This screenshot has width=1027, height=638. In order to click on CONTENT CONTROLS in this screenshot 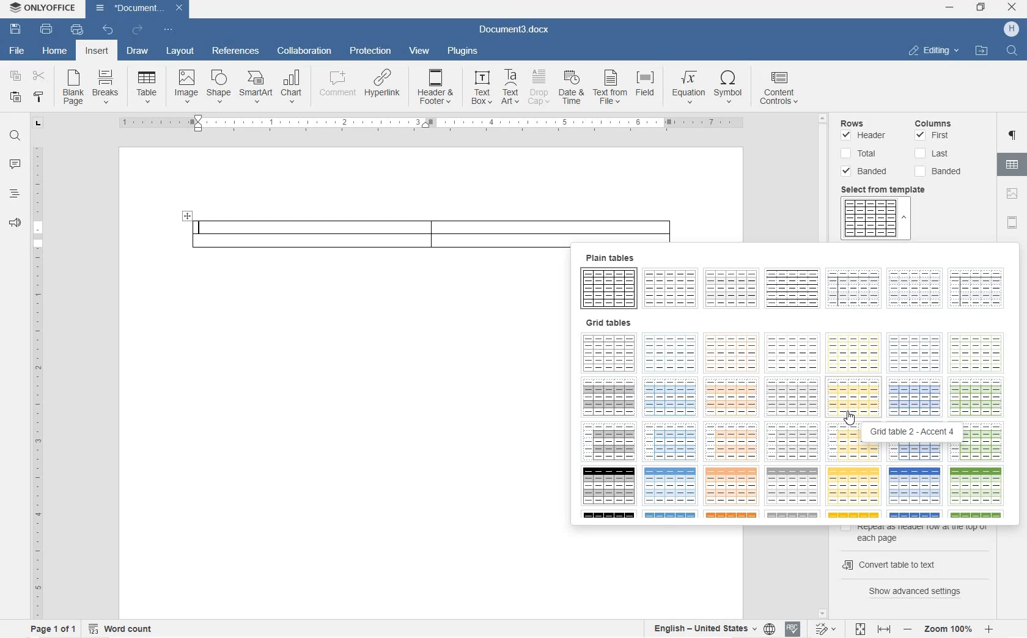, I will do `click(780, 90)`.